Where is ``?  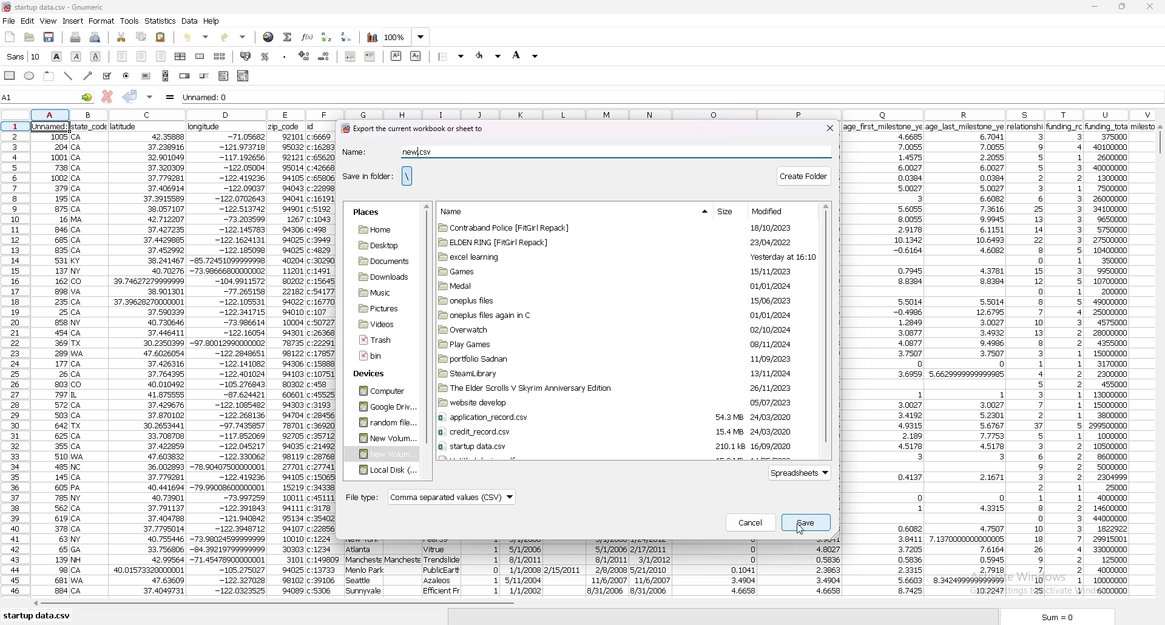
 is located at coordinates (90, 359).